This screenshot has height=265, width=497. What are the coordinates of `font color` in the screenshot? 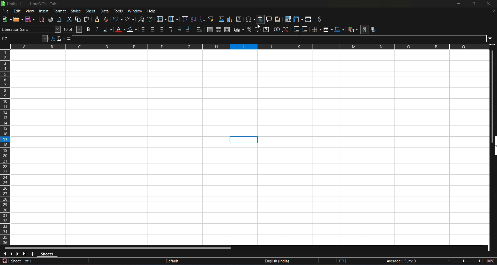 It's located at (120, 29).